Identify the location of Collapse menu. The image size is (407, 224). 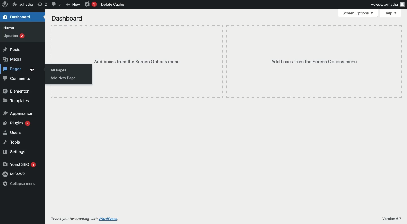
(19, 184).